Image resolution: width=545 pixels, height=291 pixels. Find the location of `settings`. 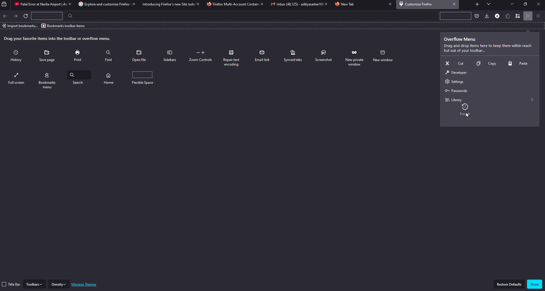

settings is located at coordinates (453, 82).